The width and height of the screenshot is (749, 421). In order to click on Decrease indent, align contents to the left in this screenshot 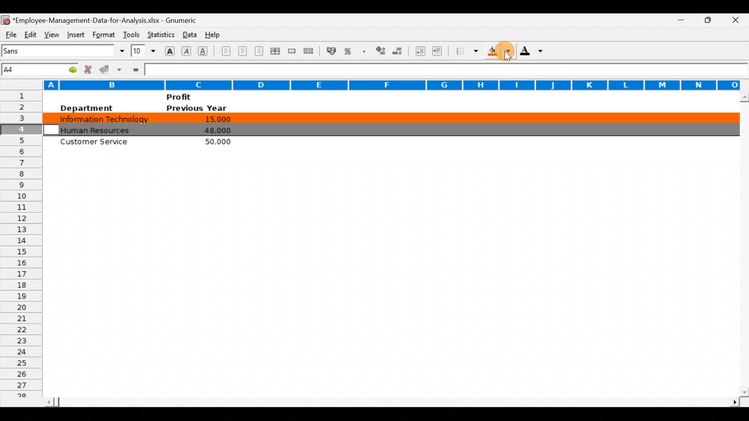, I will do `click(421, 52)`.